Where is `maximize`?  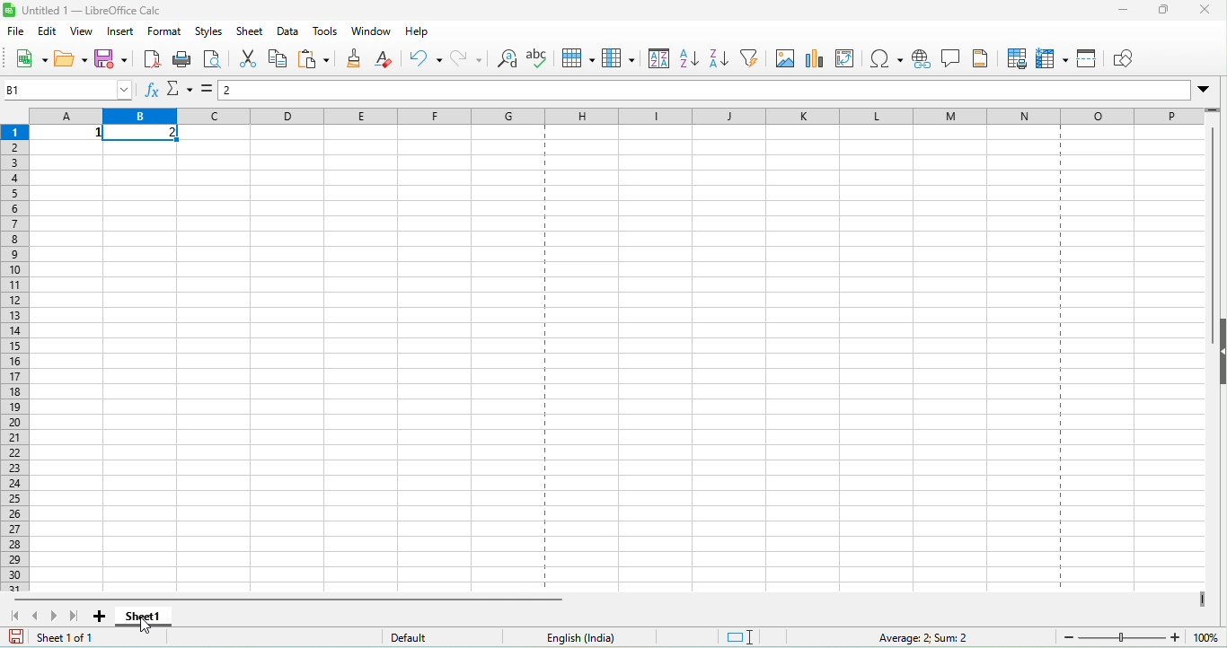 maximize is located at coordinates (1164, 12).